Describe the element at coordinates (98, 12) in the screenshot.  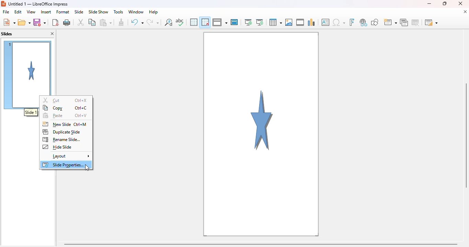
I see `slide show` at that location.